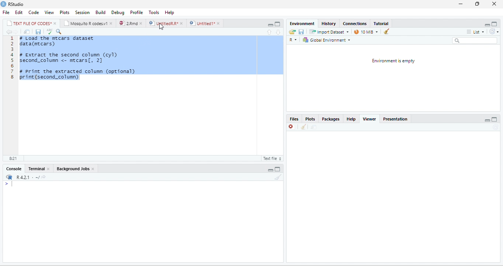 This screenshot has width=503, height=266. Describe the element at coordinates (72, 168) in the screenshot. I see `‘Background Jobs` at that location.